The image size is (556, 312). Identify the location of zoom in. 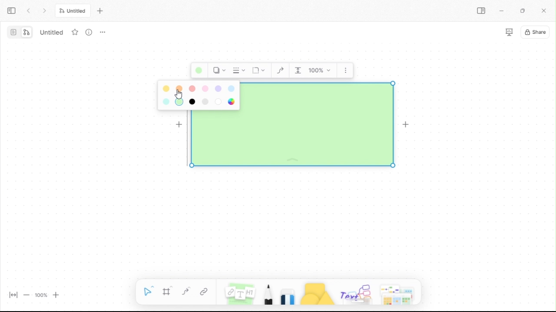
(56, 295).